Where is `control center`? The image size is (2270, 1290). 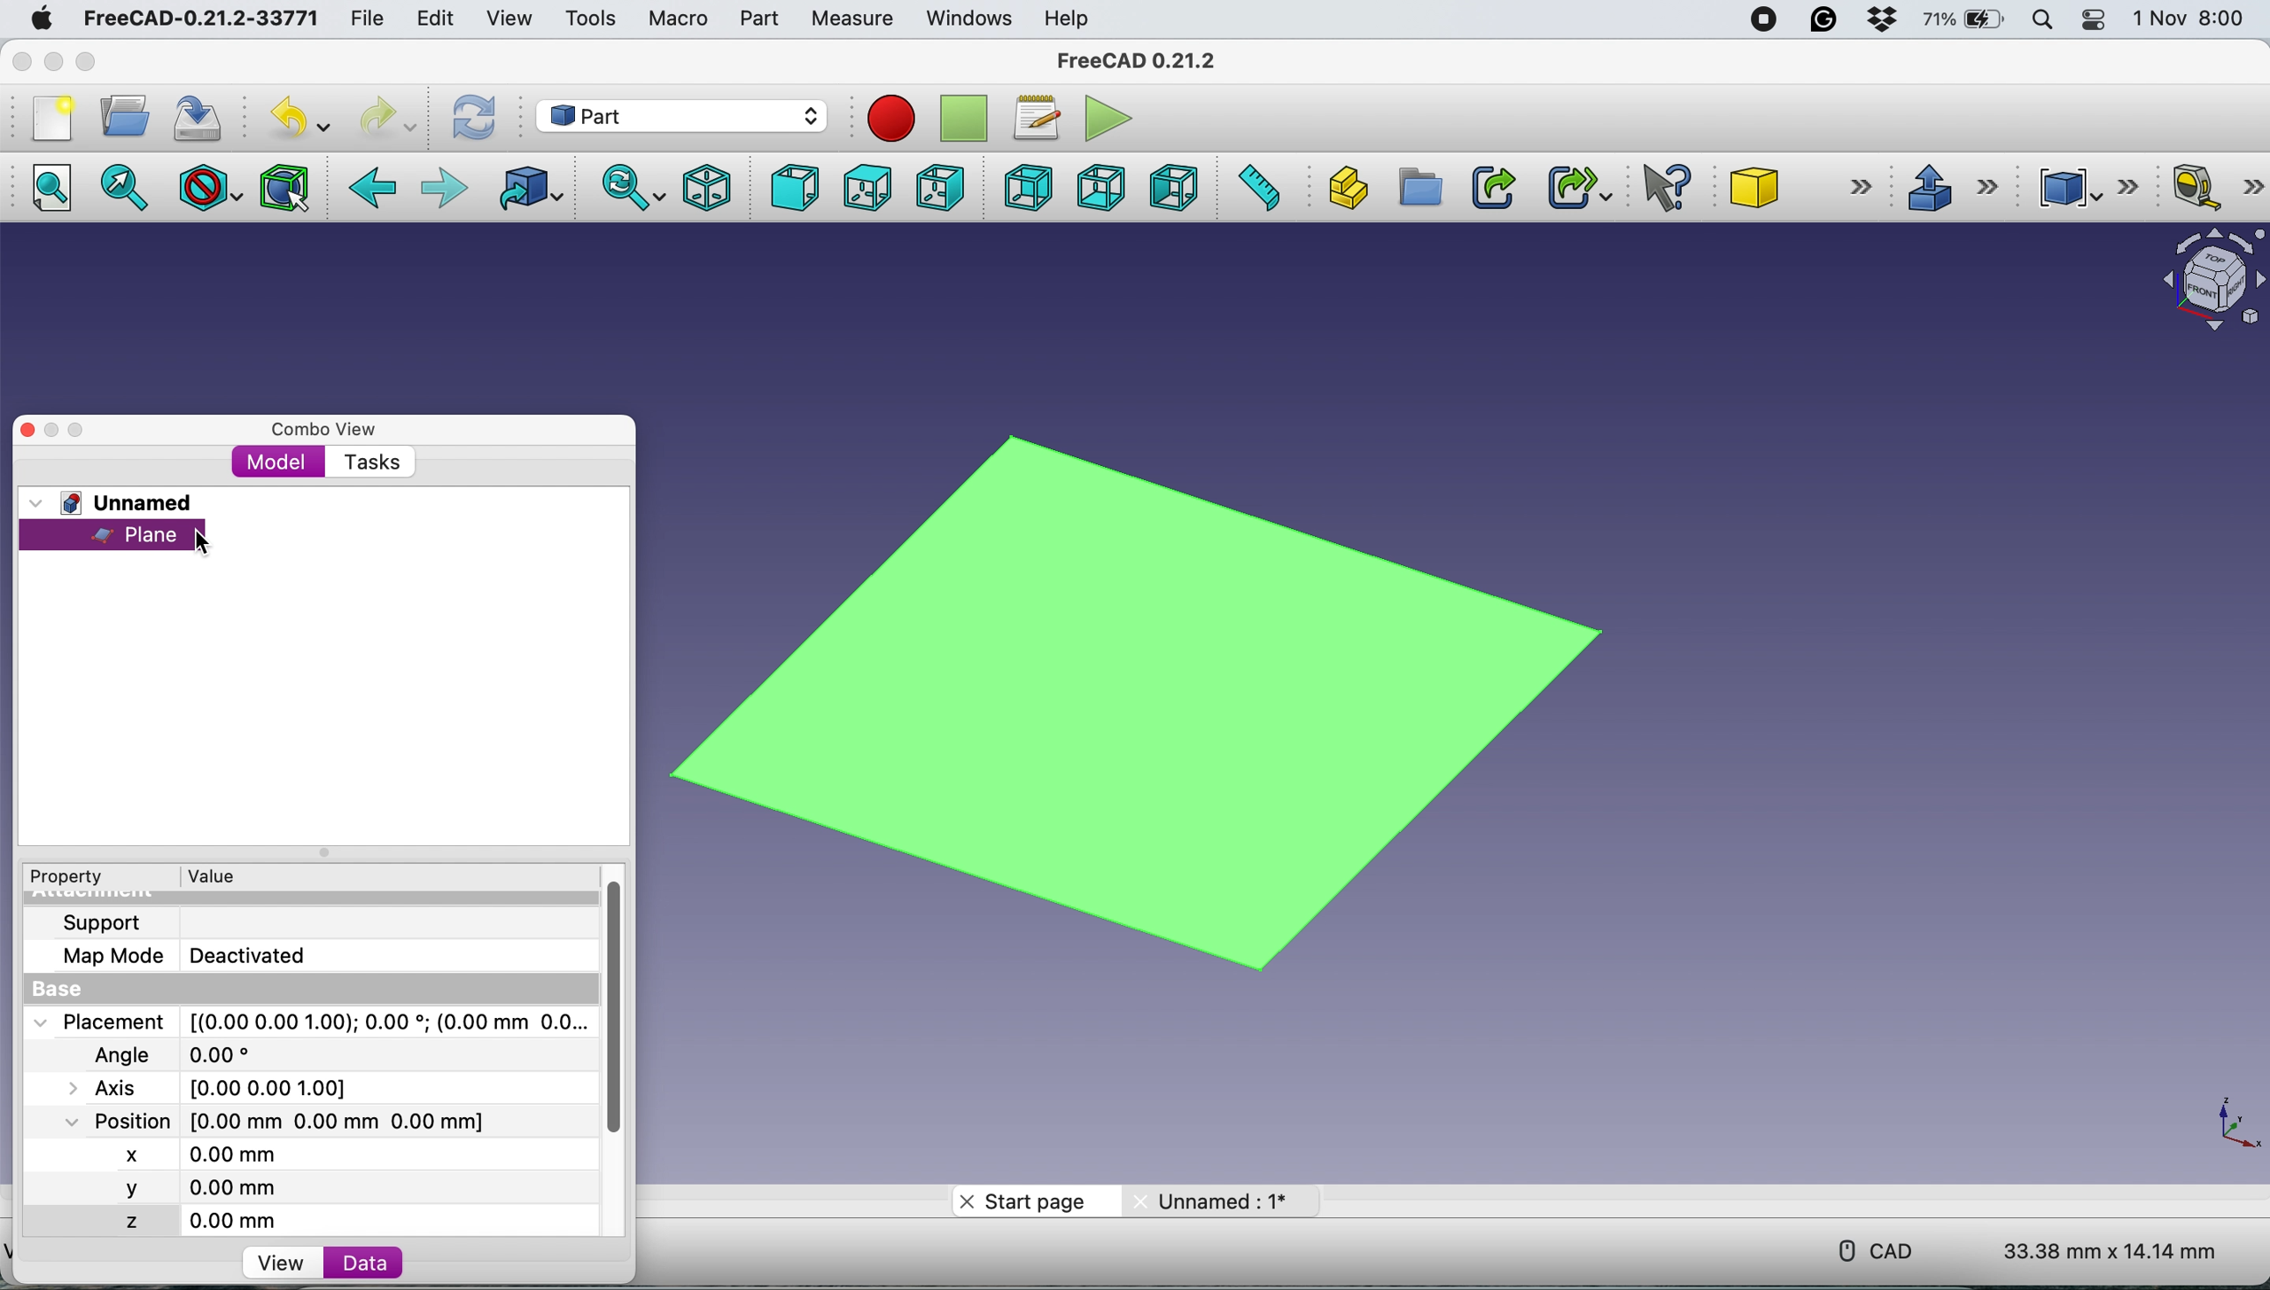 control center is located at coordinates (2099, 22).